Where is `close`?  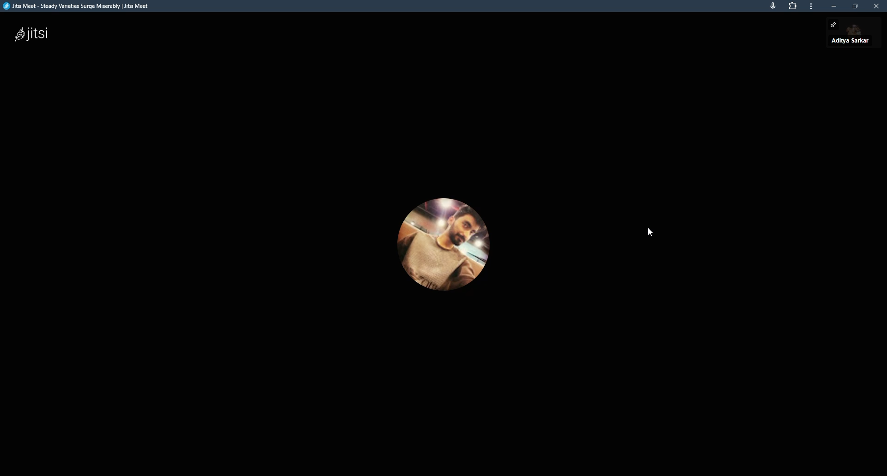 close is located at coordinates (876, 7).